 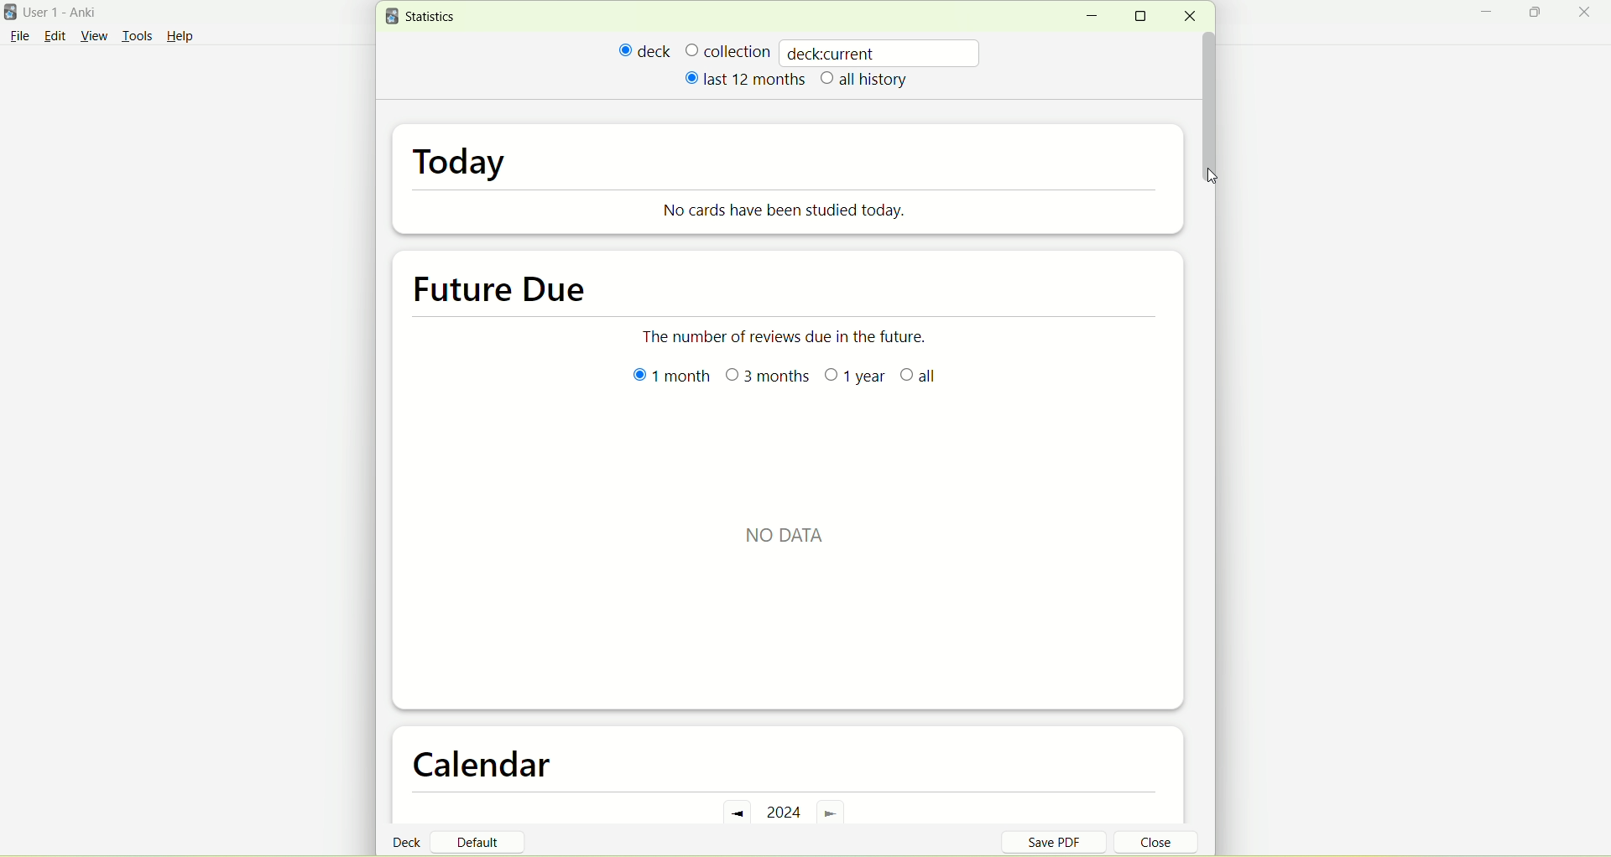 What do you see at coordinates (786, 811) in the screenshot?
I see `2024` at bounding box center [786, 811].